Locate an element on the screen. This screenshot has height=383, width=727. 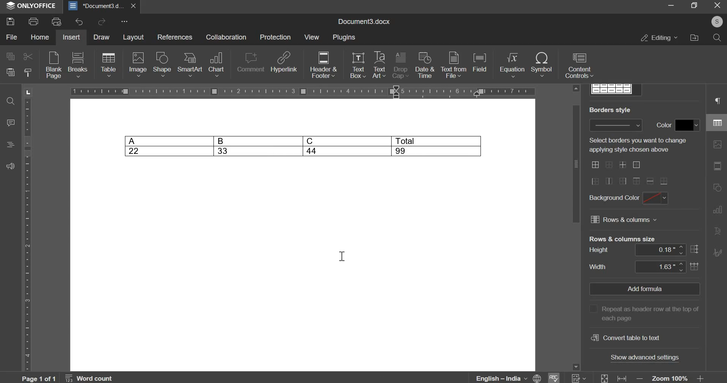
headings is located at coordinates (12, 145).